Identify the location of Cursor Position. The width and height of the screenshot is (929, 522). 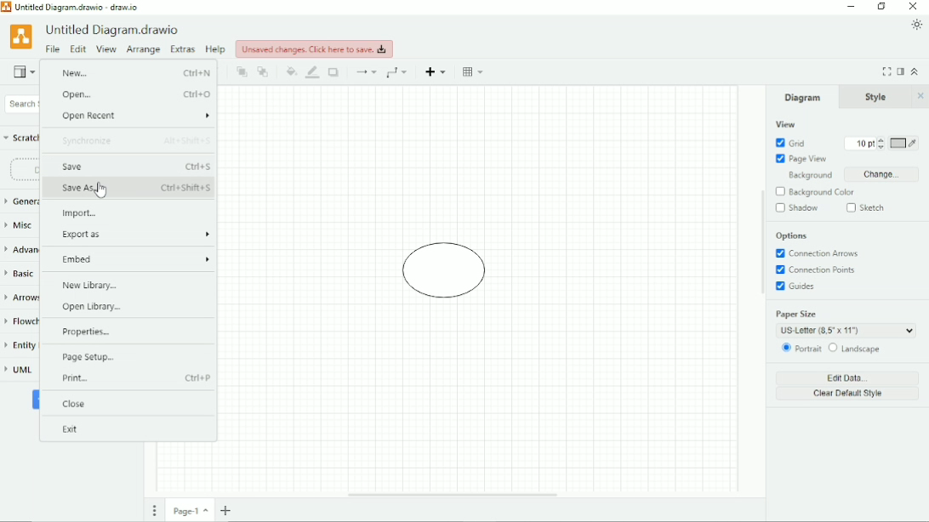
(100, 190).